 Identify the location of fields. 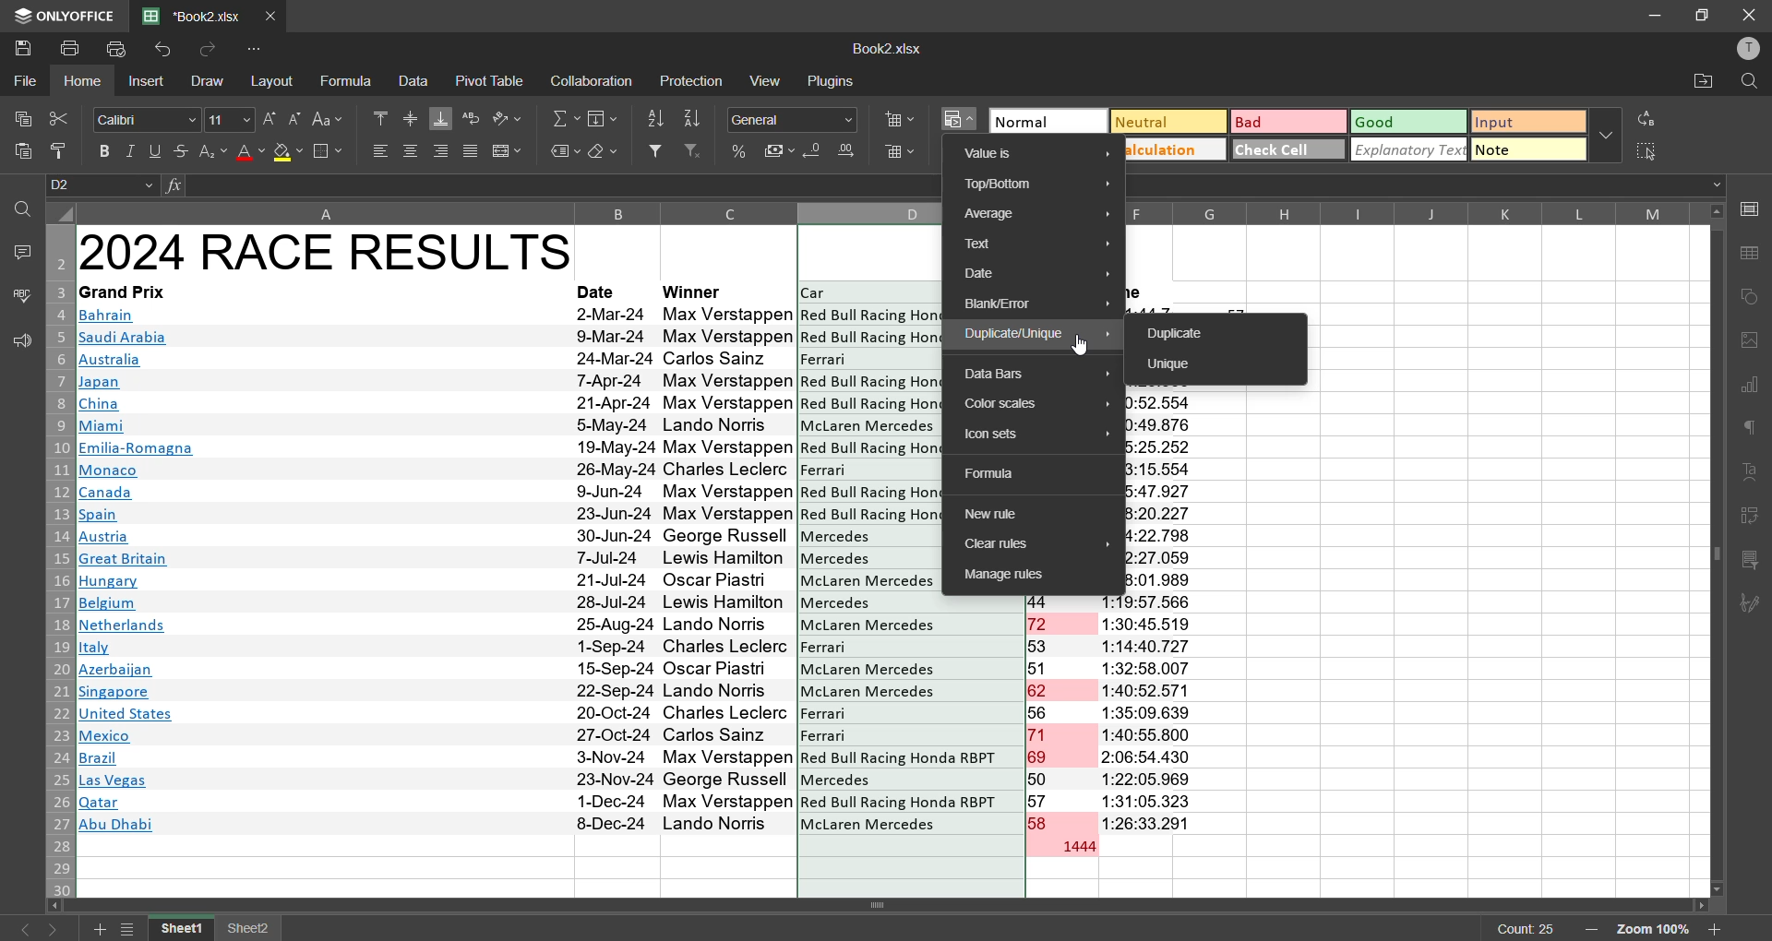
(605, 118).